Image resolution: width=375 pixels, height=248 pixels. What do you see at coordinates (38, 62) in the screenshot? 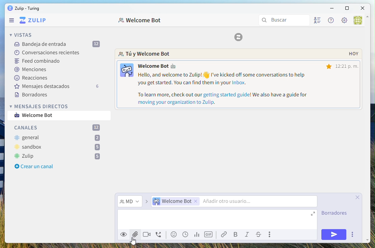
I see `Feed` at bounding box center [38, 62].